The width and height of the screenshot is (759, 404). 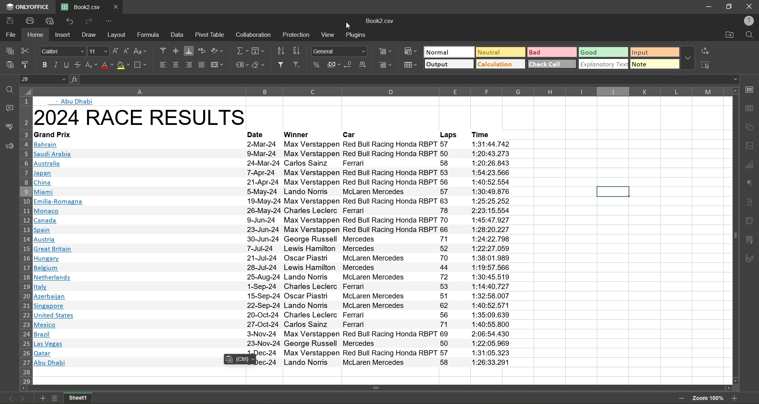 What do you see at coordinates (43, 64) in the screenshot?
I see `bold` at bounding box center [43, 64].